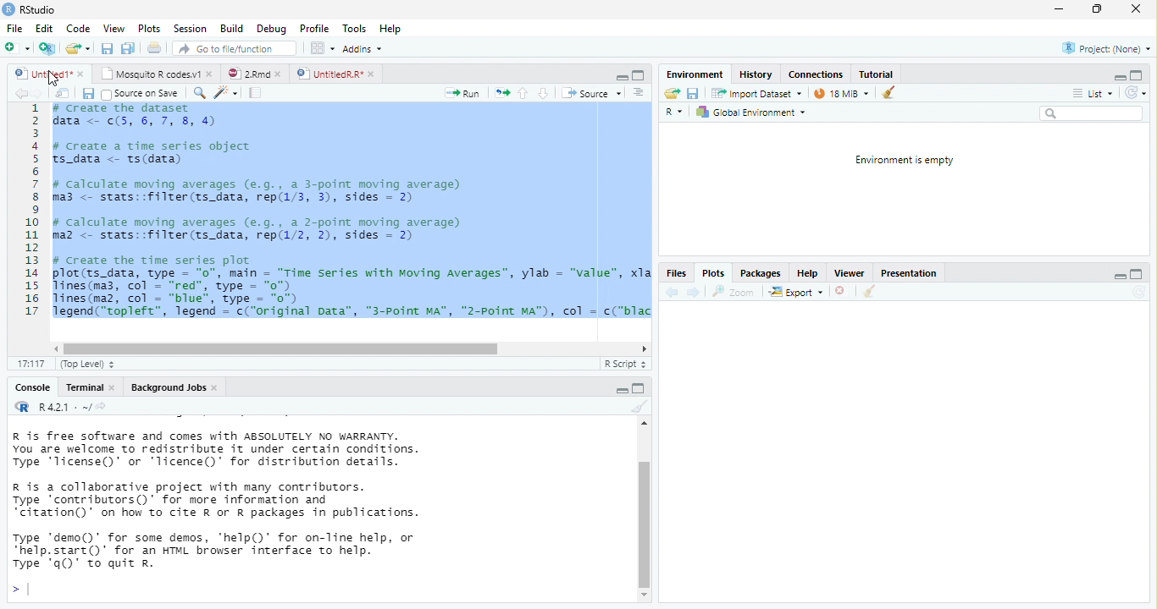  What do you see at coordinates (152, 73) in the screenshot?
I see `Mosquito R codes.v1` at bounding box center [152, 73].